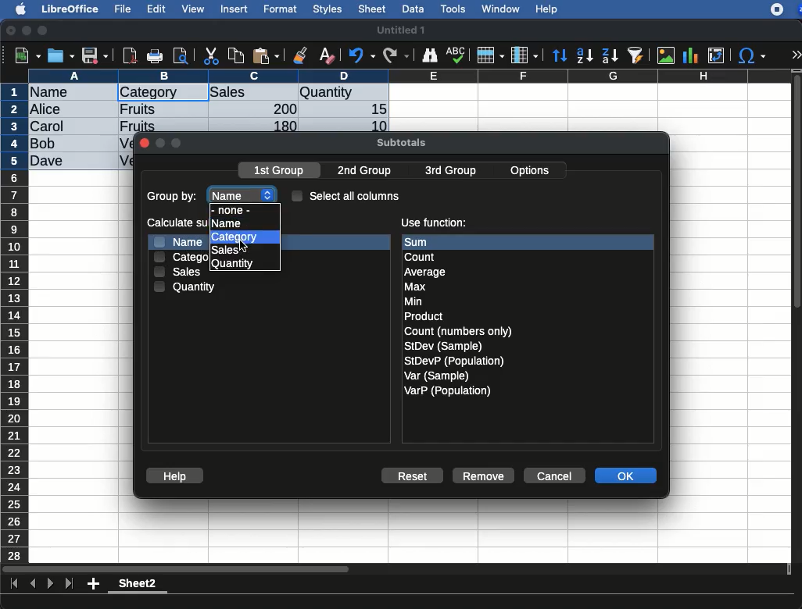 Image resolution: width=802 pixels, height=609 pixels. What do you see at coordinates (12, 32) in the screenshot?
I see `close` at bounding box center [12, 32].